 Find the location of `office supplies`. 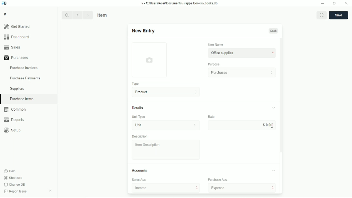

office supplies is located at coordinates (237, 53).